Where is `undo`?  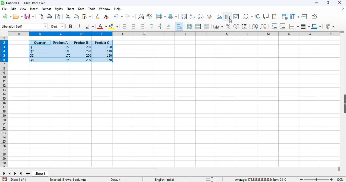
undo is located at coordinates (118, 16).